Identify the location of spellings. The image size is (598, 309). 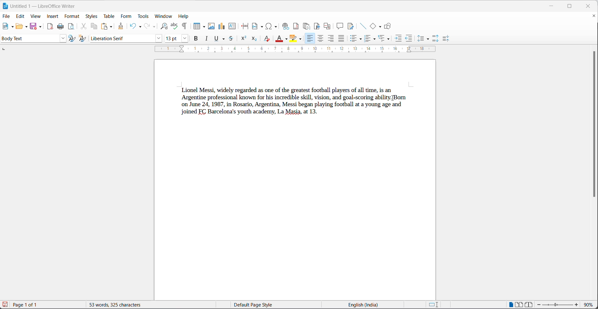
(175, 26).